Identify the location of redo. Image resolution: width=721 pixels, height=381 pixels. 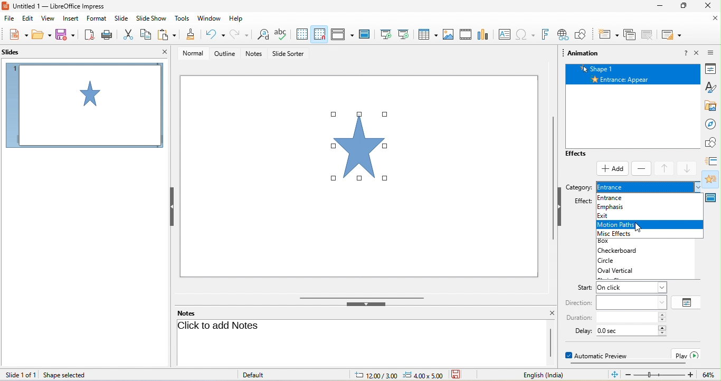
(238, 34).